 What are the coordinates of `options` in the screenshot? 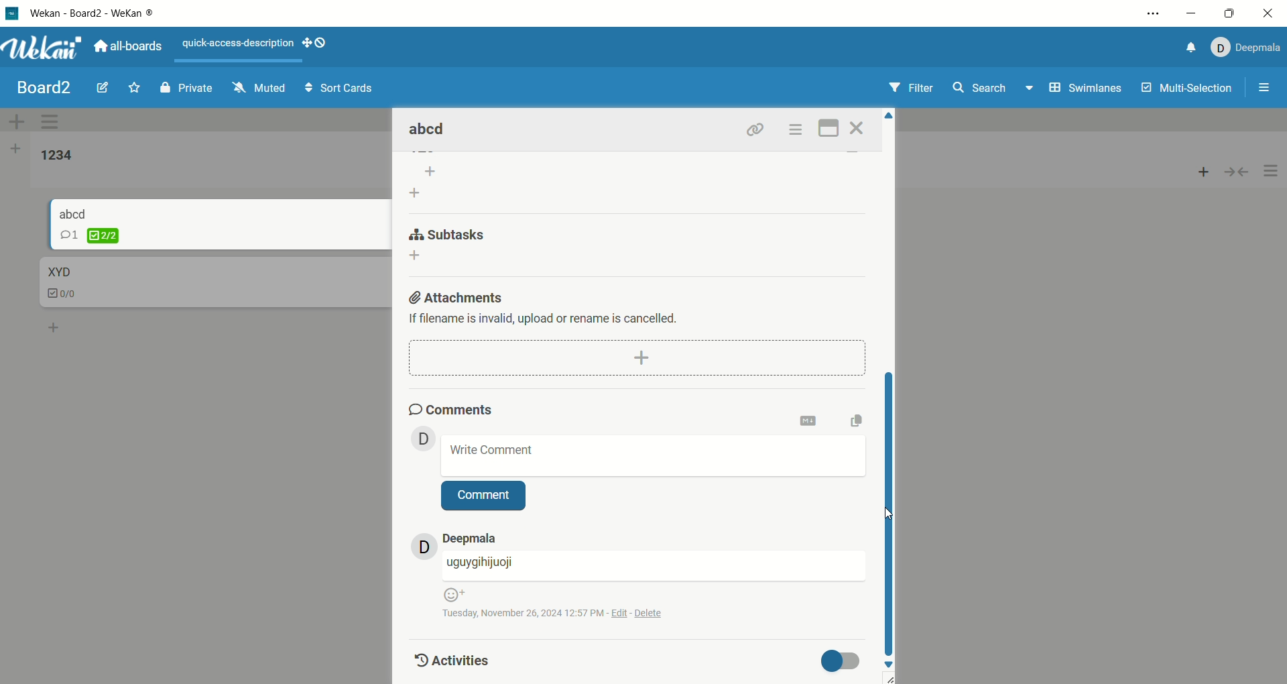 It's located at (1155, 13).